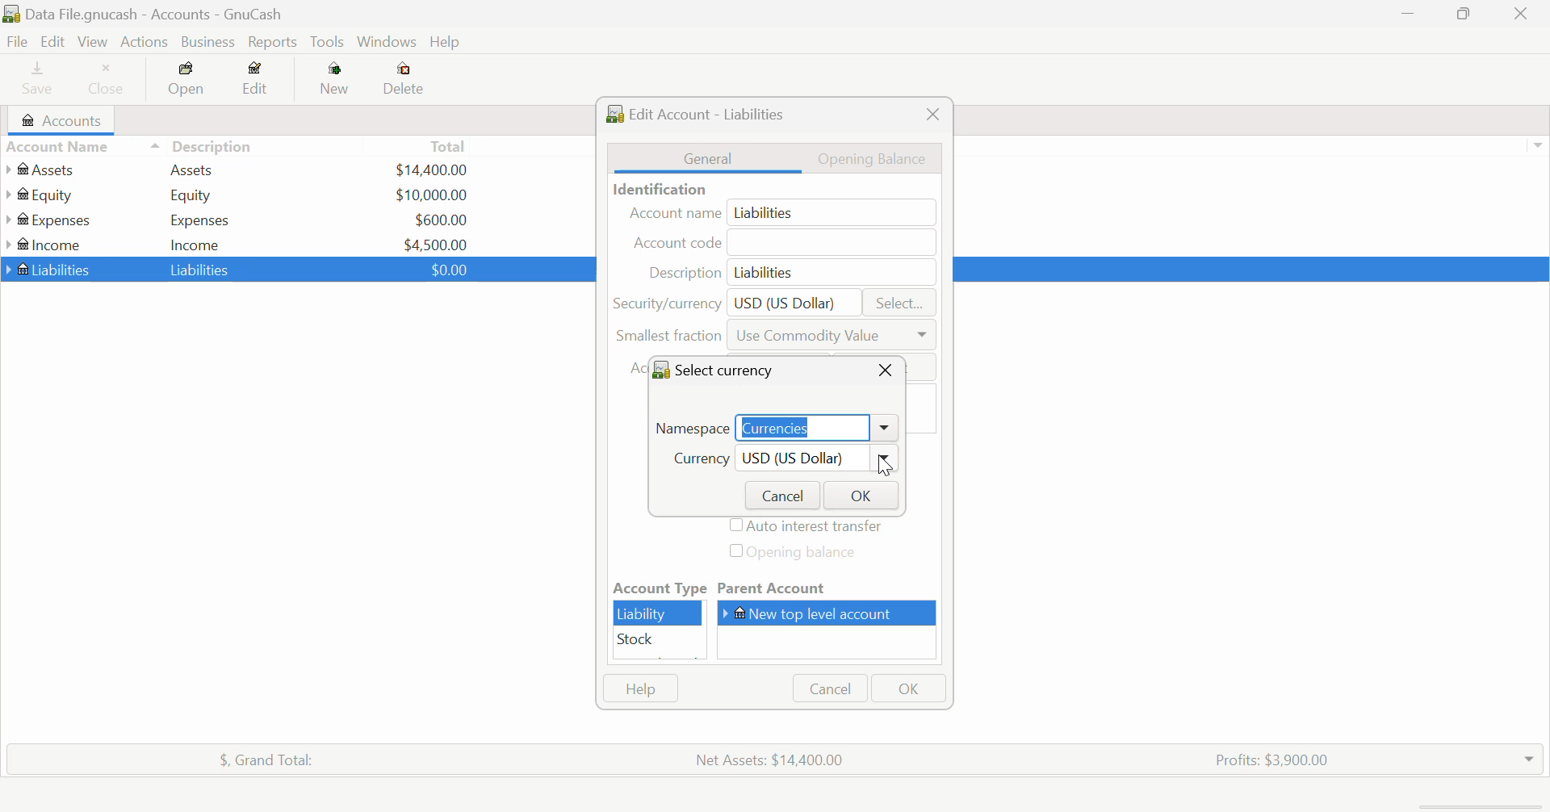  Describe the element at coordinates (708, 157) in the screenshot. I see `General` at that location.